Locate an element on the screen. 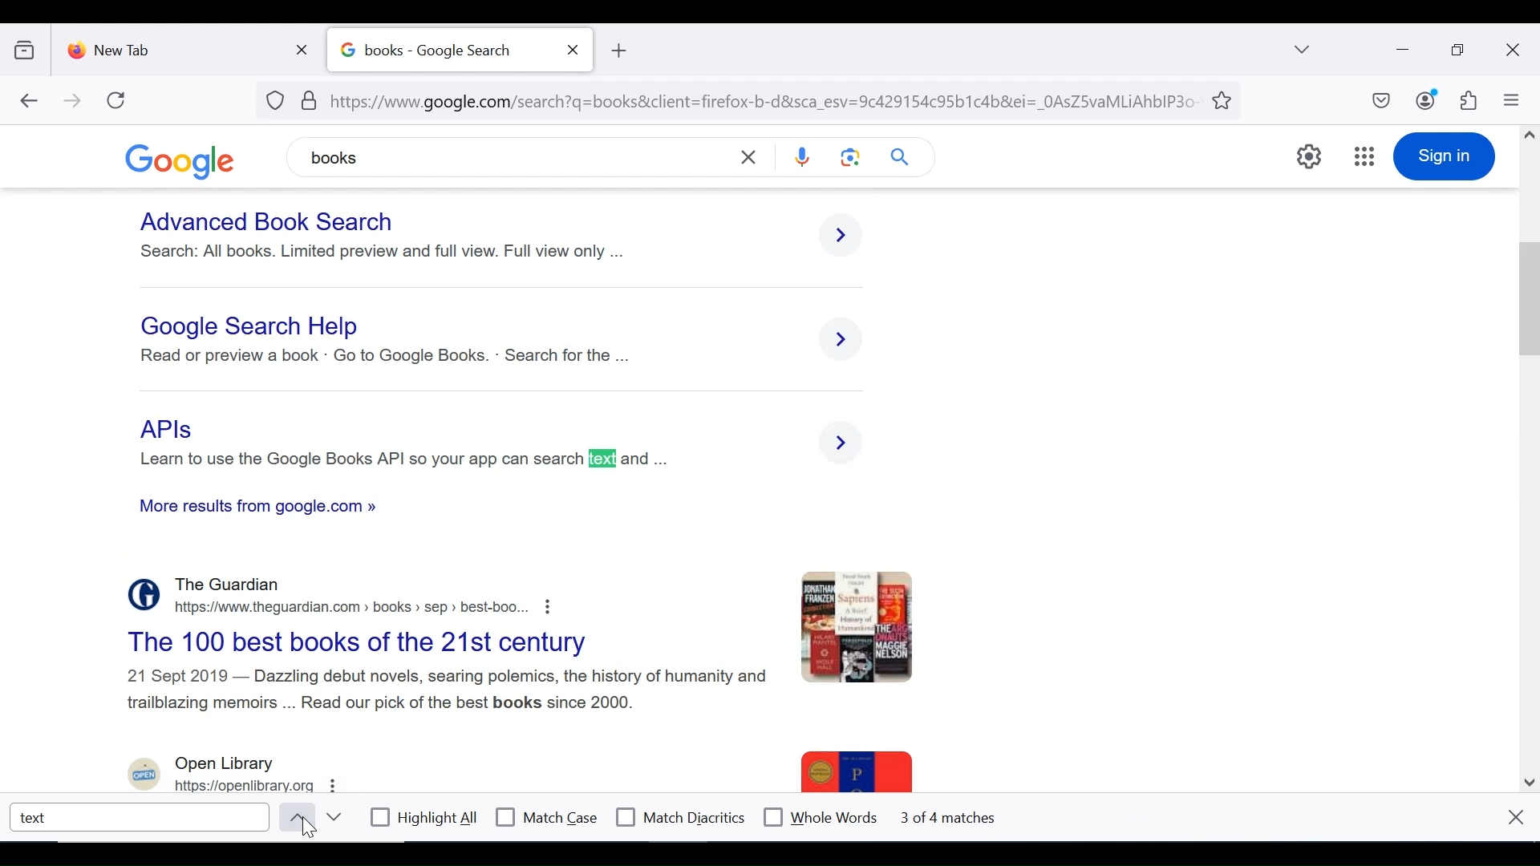 The height and width of the screenshot is (866, 1540).  is located at coordinates (453, 691).